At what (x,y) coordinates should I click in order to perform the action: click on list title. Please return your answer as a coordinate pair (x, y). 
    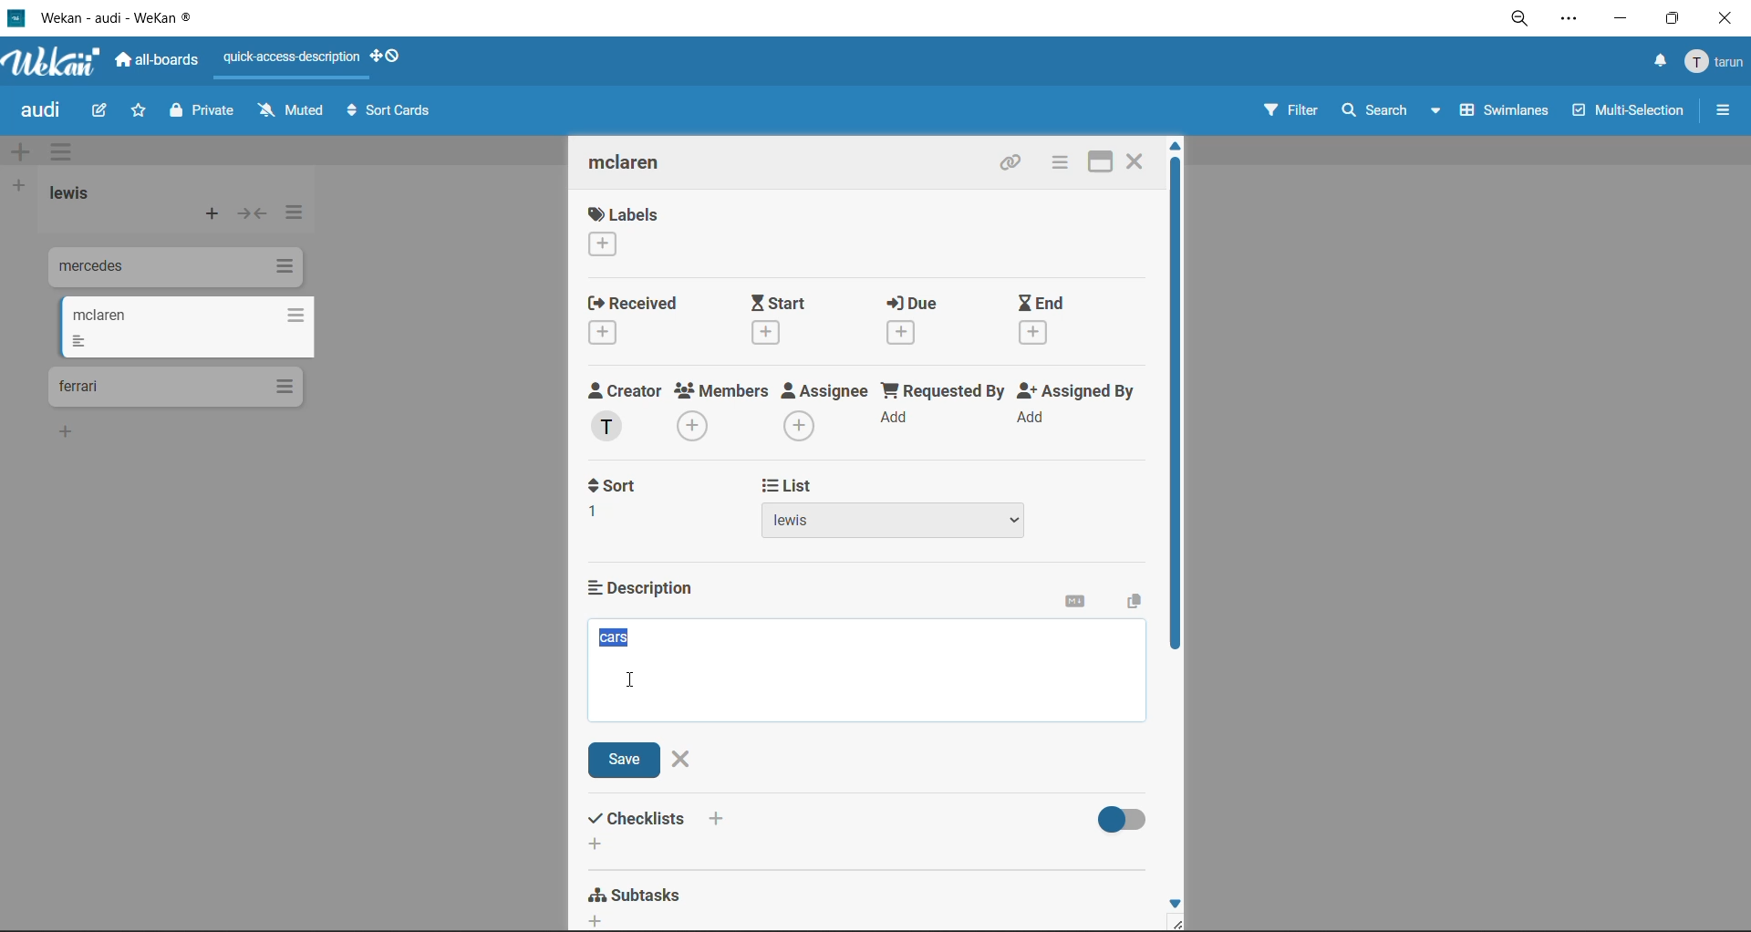
    Looking at the image, I should click on (78, 195).